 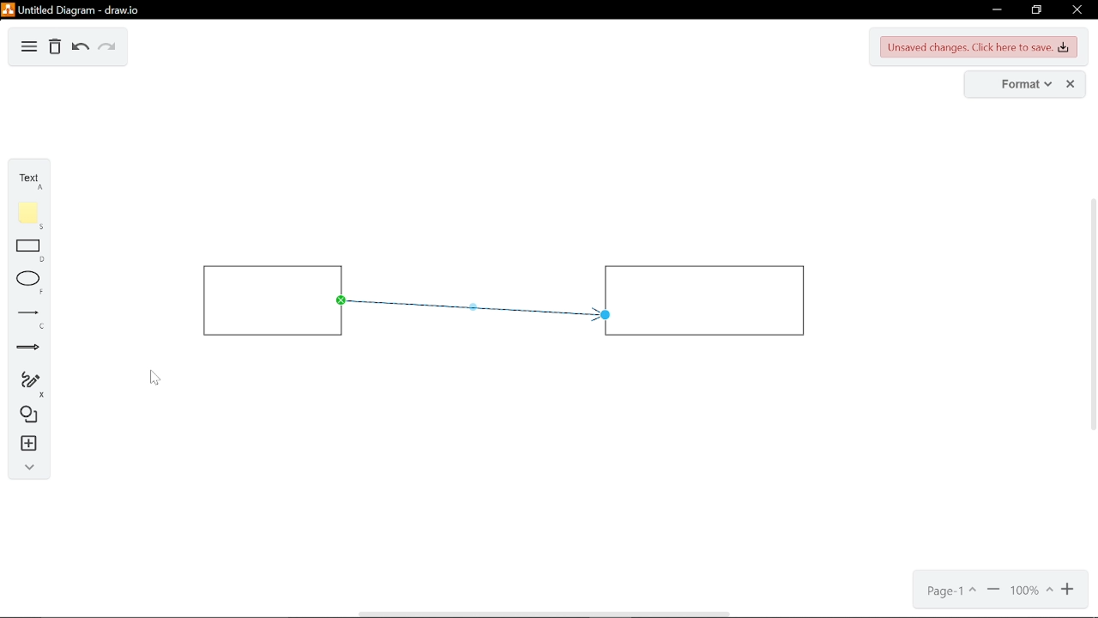 What do you see at coordinates (56, 47) in the screenshot?
I see `Delete` at bounding box center [56, 47].